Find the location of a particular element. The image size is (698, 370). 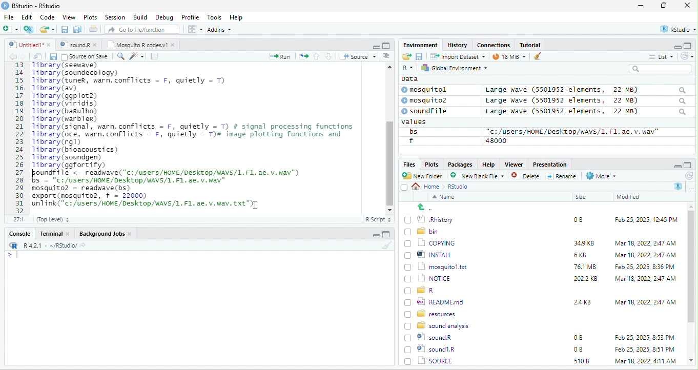

Feb 25, 2025, 12:45 PM is located at coordinates (646, 221).